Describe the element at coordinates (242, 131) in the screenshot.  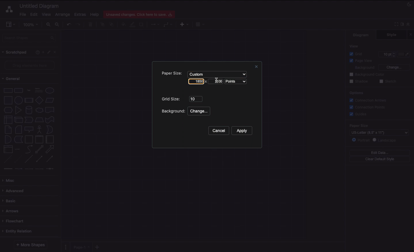
I see `Apply` at that location.